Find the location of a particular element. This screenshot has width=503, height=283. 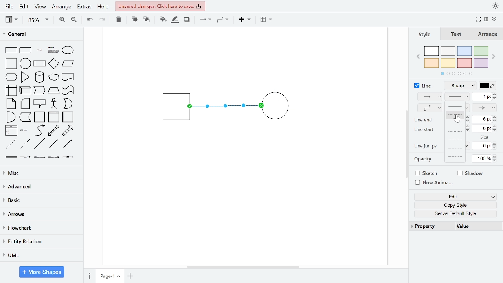

horizontal scrollbar is located at coordinates (244, 266).